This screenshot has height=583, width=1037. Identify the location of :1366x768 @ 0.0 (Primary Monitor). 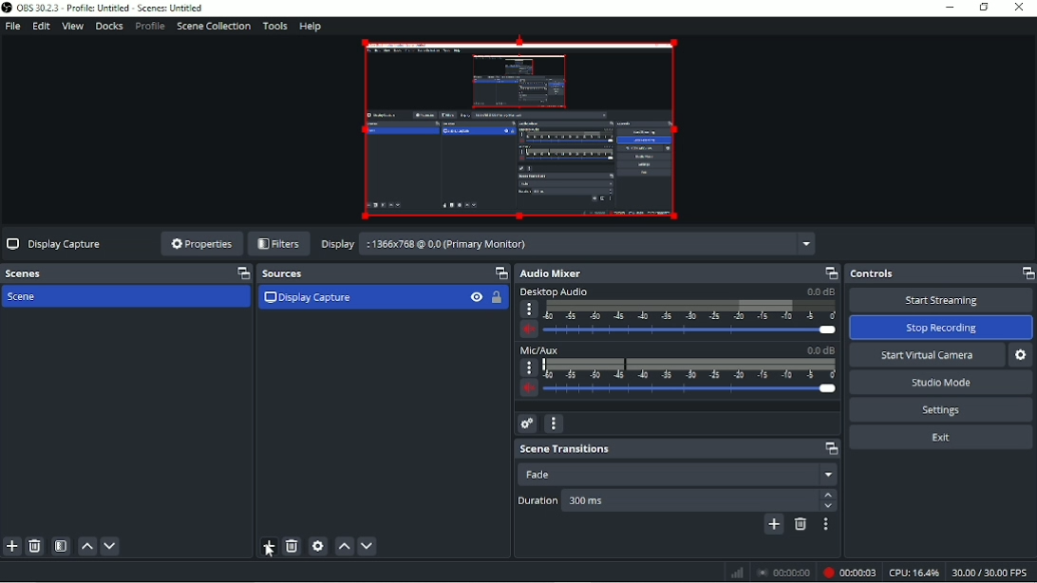
(589, 243).